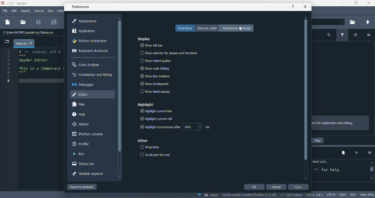  I want to click on vertical scroll bar, so click(306, 97).